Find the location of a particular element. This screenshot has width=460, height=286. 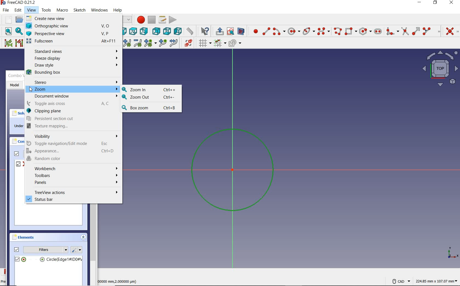

solver messages is located at coordinates (17, 113).